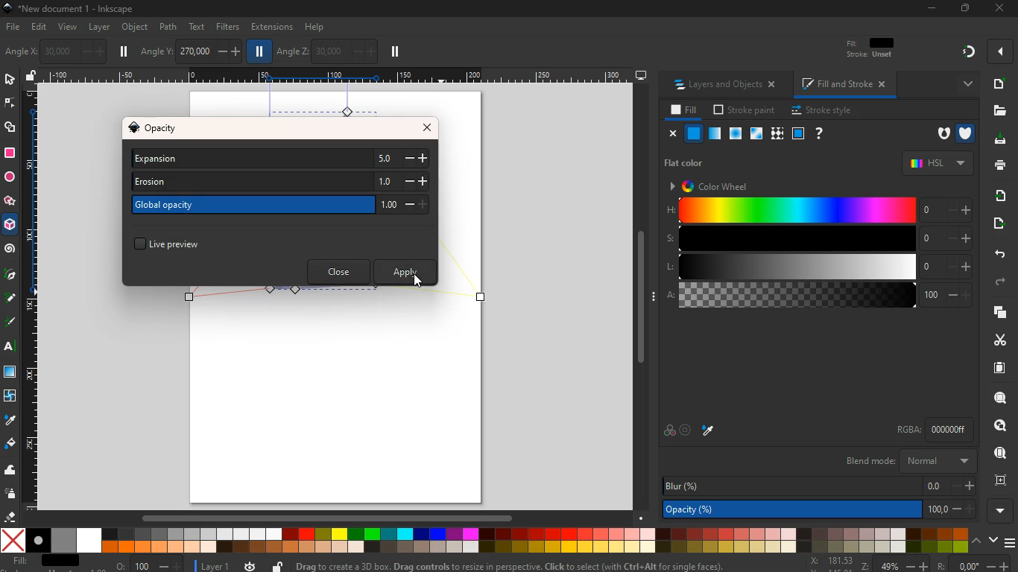 This screenshot has width=1018, height=572. What do you see at coordinates (10, 202) in the screenshot?
I see `star` at bounding box center [10, 202].